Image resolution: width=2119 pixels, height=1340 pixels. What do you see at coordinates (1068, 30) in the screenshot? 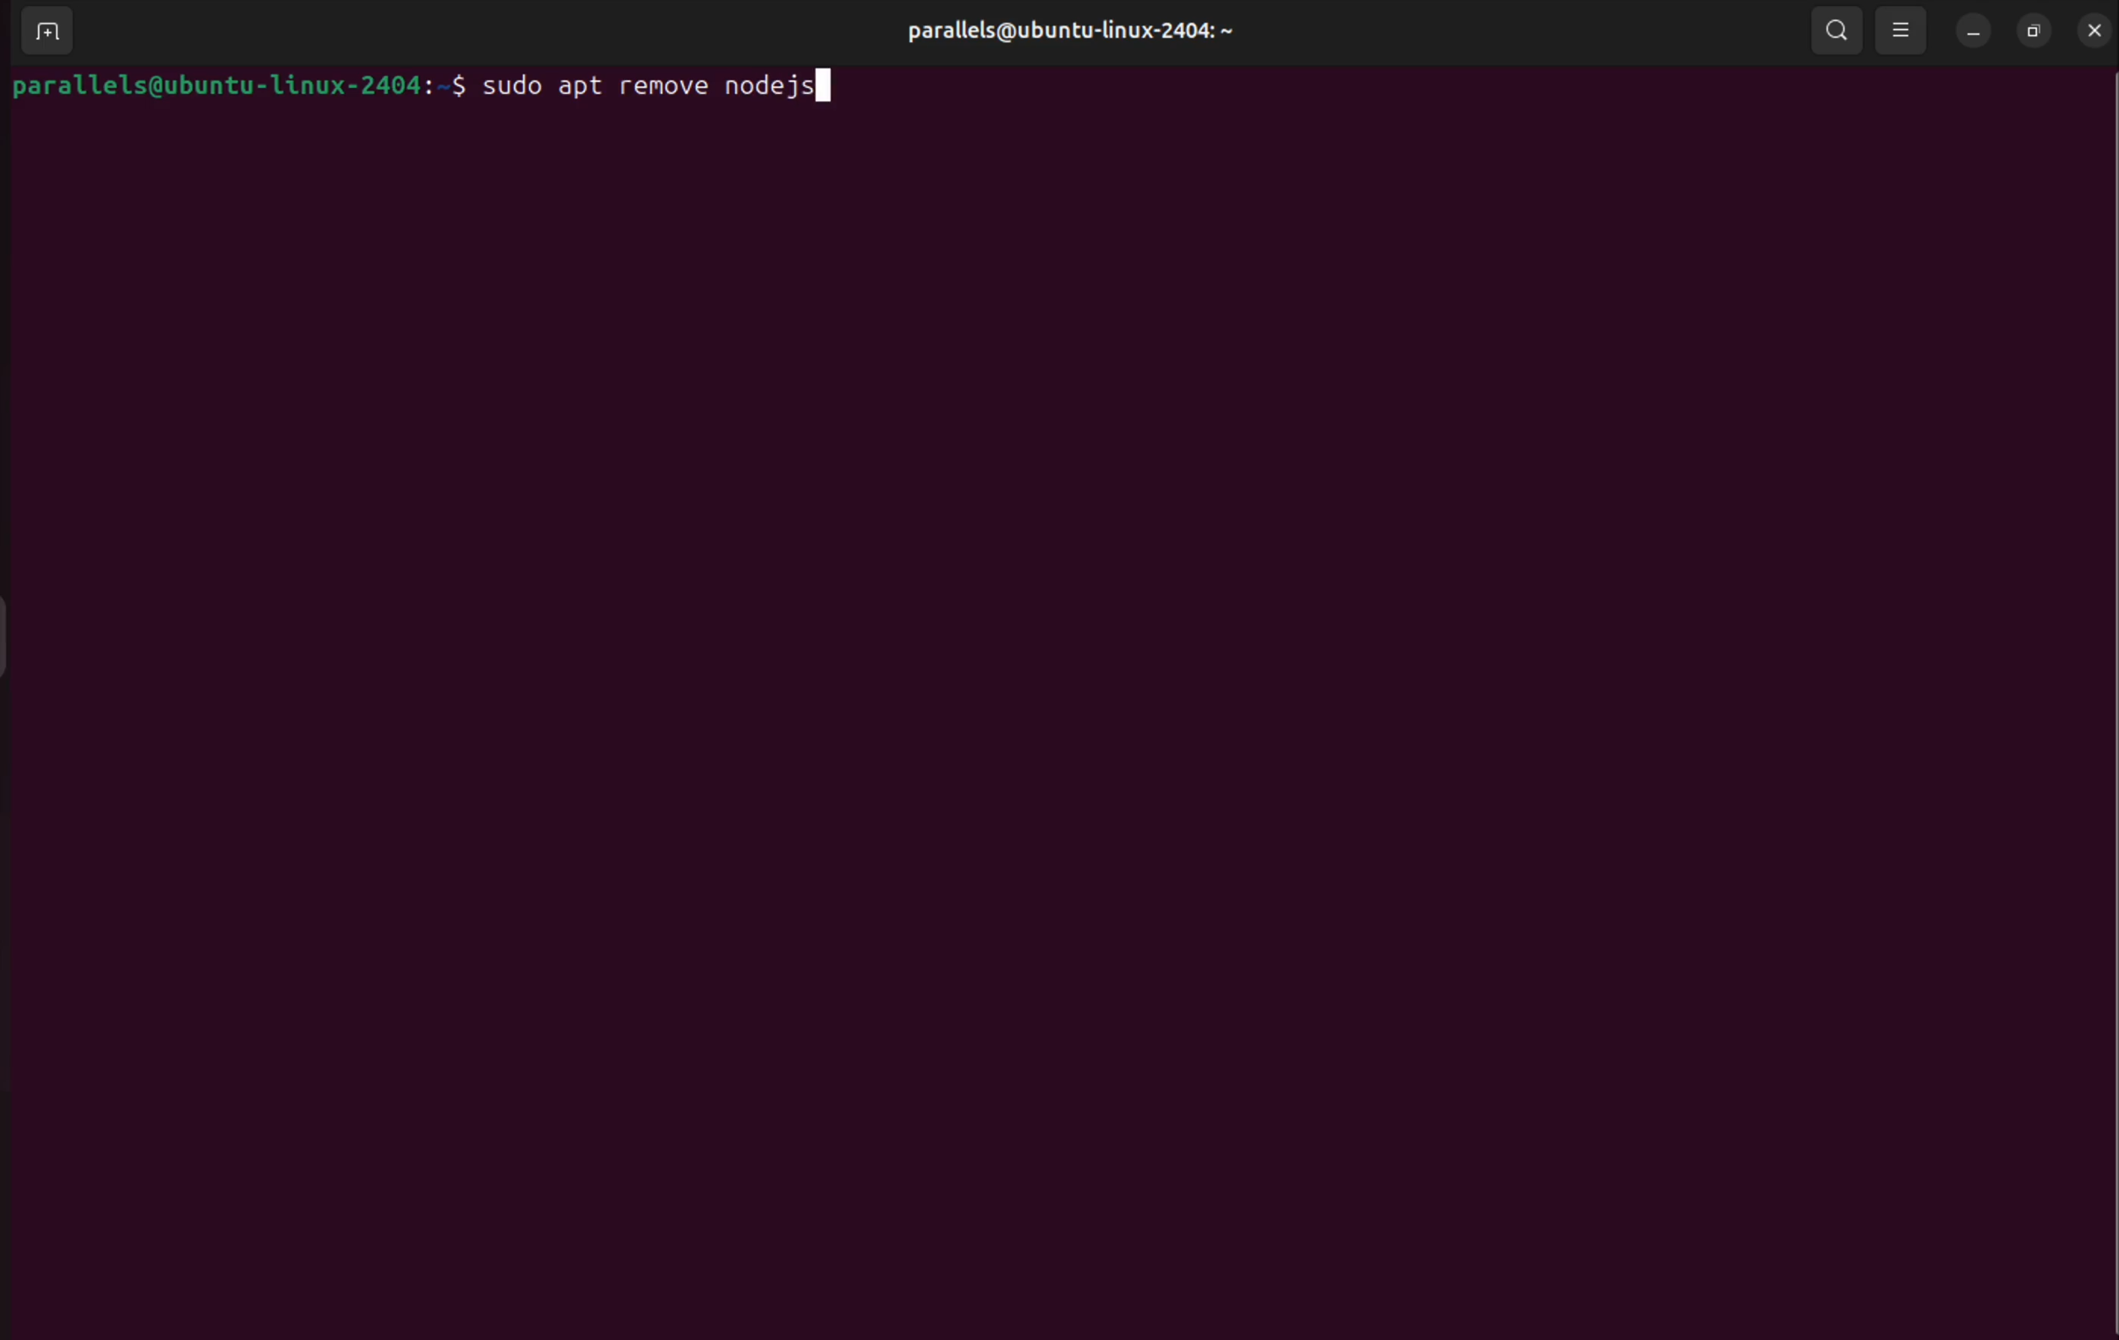
I see `parallels@ubuntu-linux-2404: ~` at bounding box center [1068, 30].